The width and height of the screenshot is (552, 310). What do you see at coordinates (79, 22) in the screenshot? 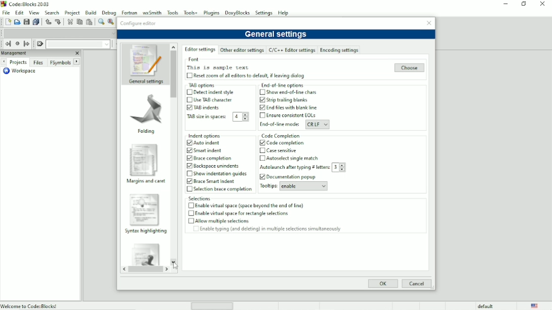
I see `Copy` at bounding box center [79, 22].